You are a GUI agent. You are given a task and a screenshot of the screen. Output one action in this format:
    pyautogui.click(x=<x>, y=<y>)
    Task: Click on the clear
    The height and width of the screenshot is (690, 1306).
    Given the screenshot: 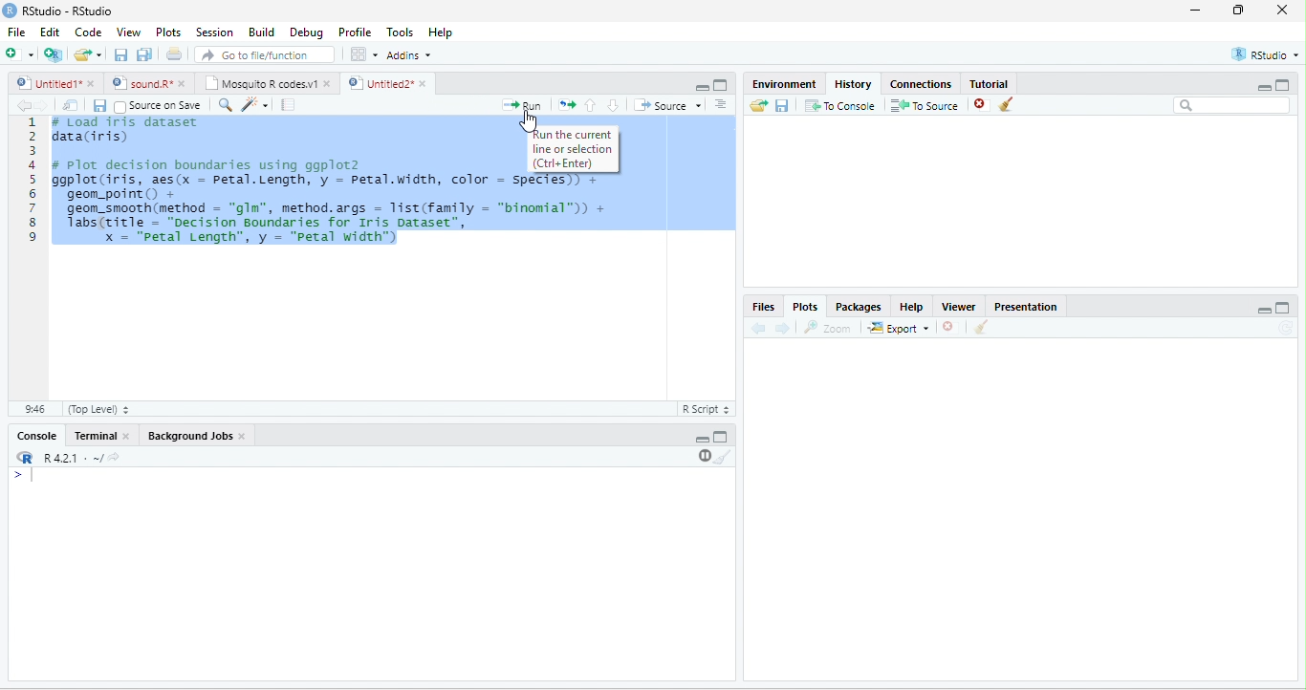 What is the action you would take?
    pyautogui.click(x=982, y=327)
    